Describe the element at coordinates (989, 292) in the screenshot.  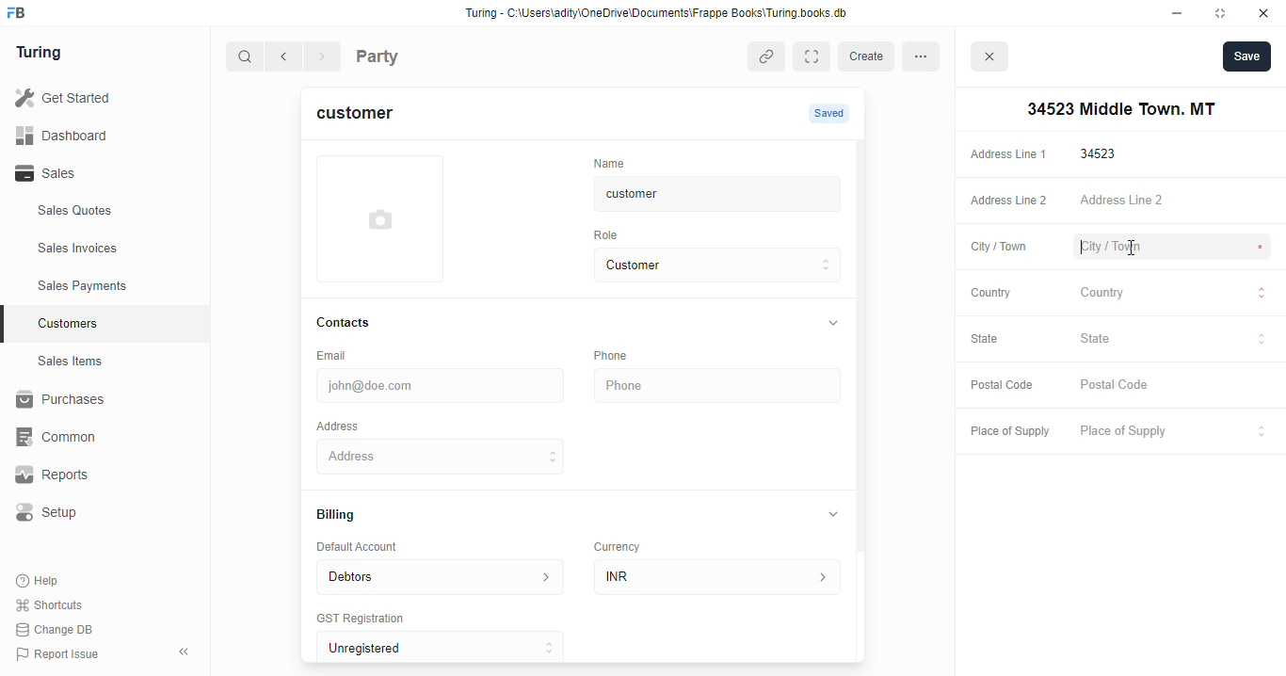
I see `Country` at that location.